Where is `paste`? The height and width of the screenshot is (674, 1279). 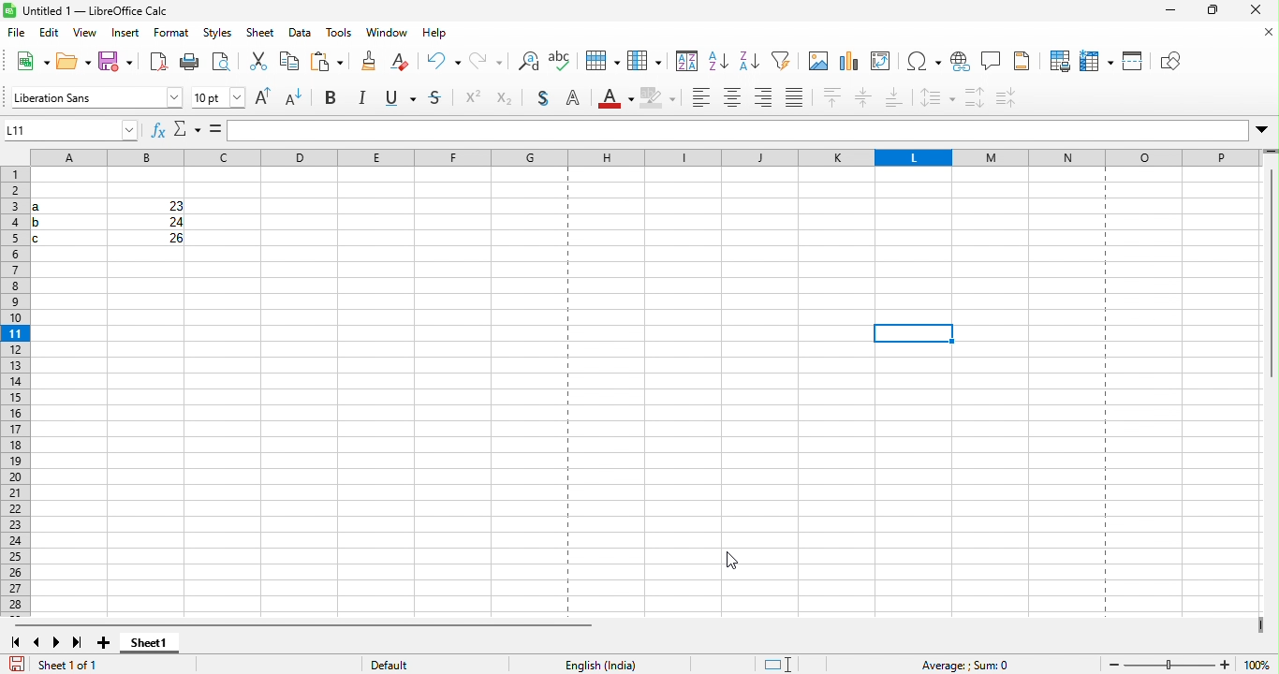 paste is located at coordinates (287, 64).